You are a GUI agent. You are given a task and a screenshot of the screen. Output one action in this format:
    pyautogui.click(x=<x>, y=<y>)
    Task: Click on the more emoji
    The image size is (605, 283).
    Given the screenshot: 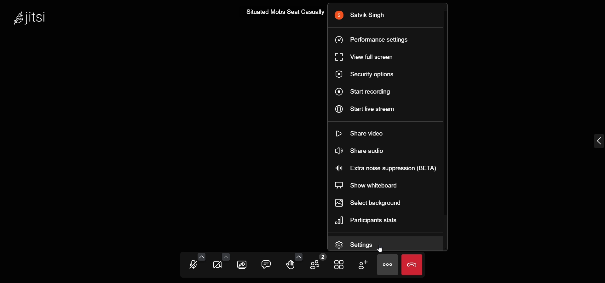 What is the action you would take?
    pyautogui.click(x=299, y=256)
    